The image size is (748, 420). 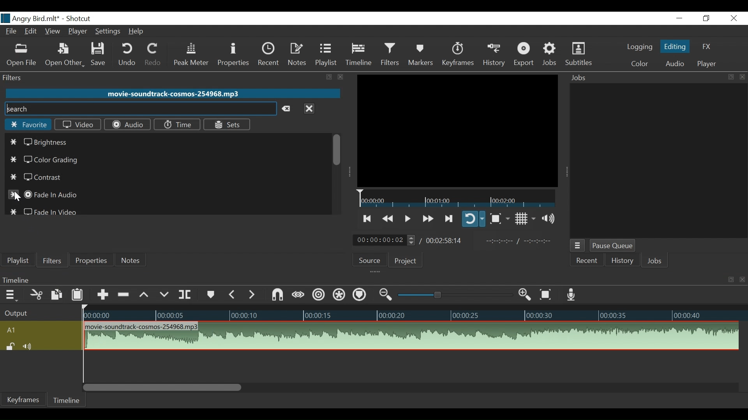 I want to click on Current Duration, so click(x=385, y=240).